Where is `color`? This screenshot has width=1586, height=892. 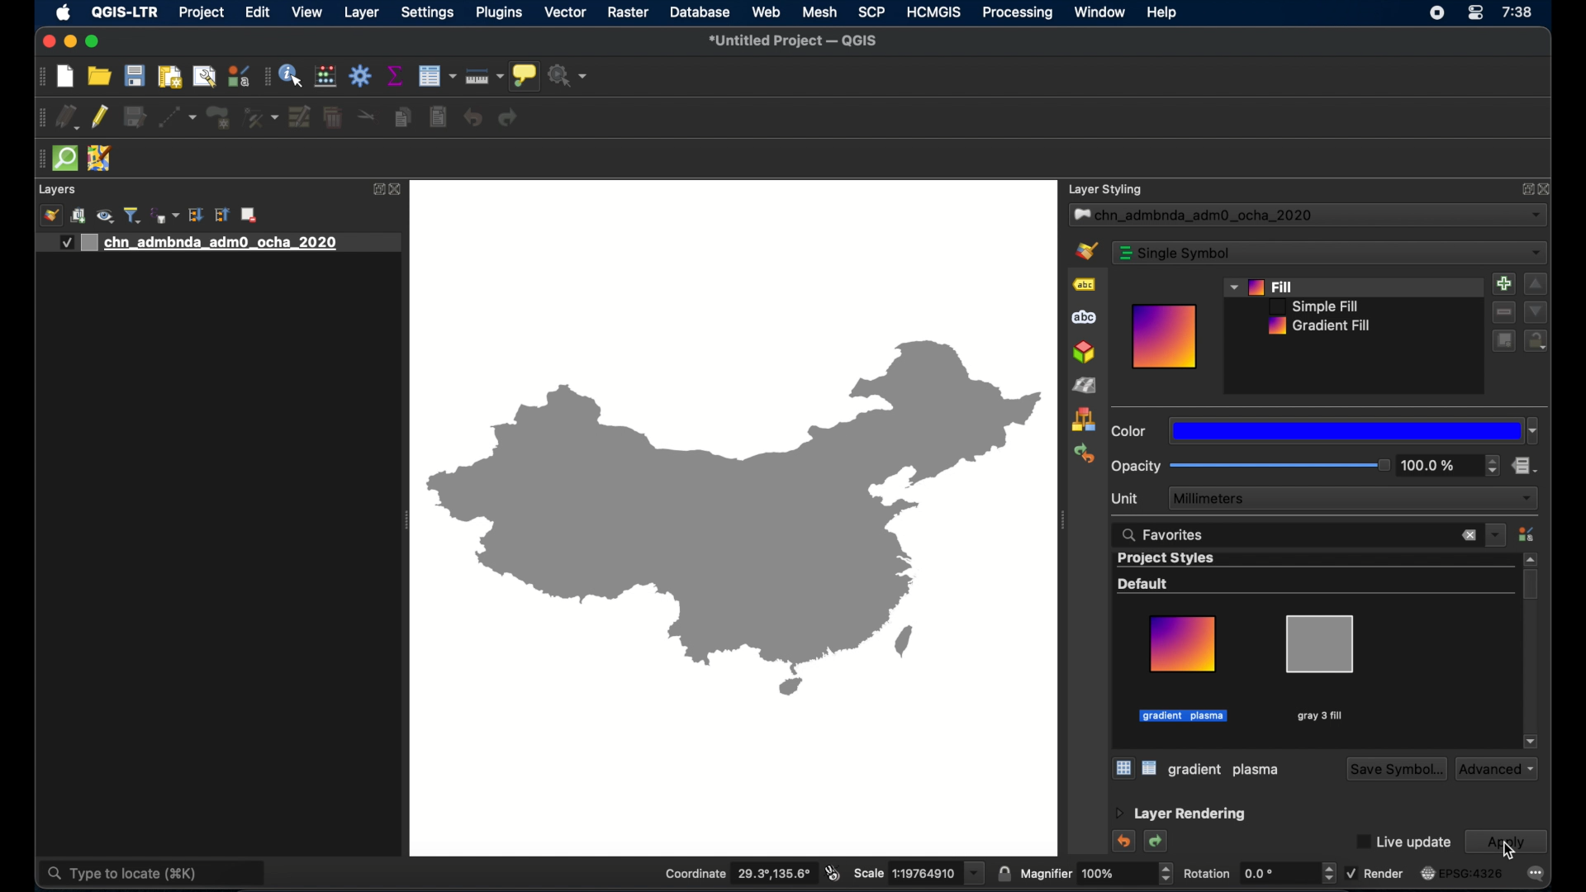
color is located at coordinates (1129, 431).